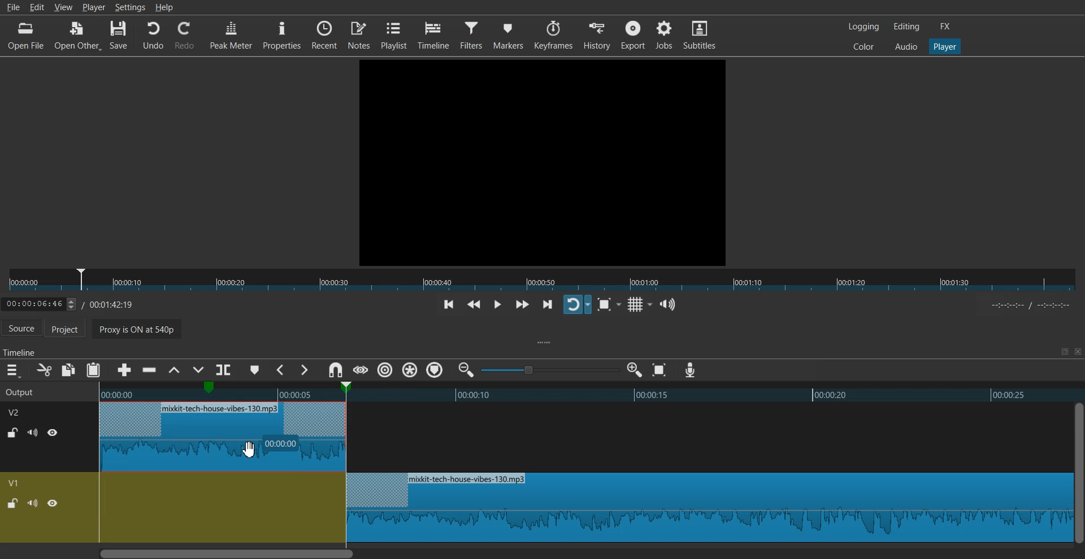  Describe the element at coordinates (225, 368) in the screenshot. I see `Split at playhead` at that location.